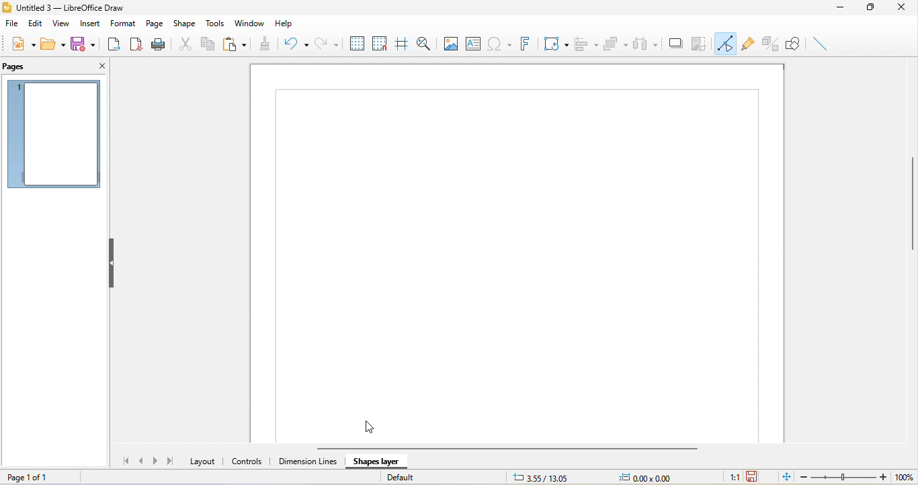 Image resolution: width=918 pixels, height=485 pixels. What do you see at coordinates (542, 477) in the screenshot?
I see `3.55/13.05` at bounding box center [542, 477].